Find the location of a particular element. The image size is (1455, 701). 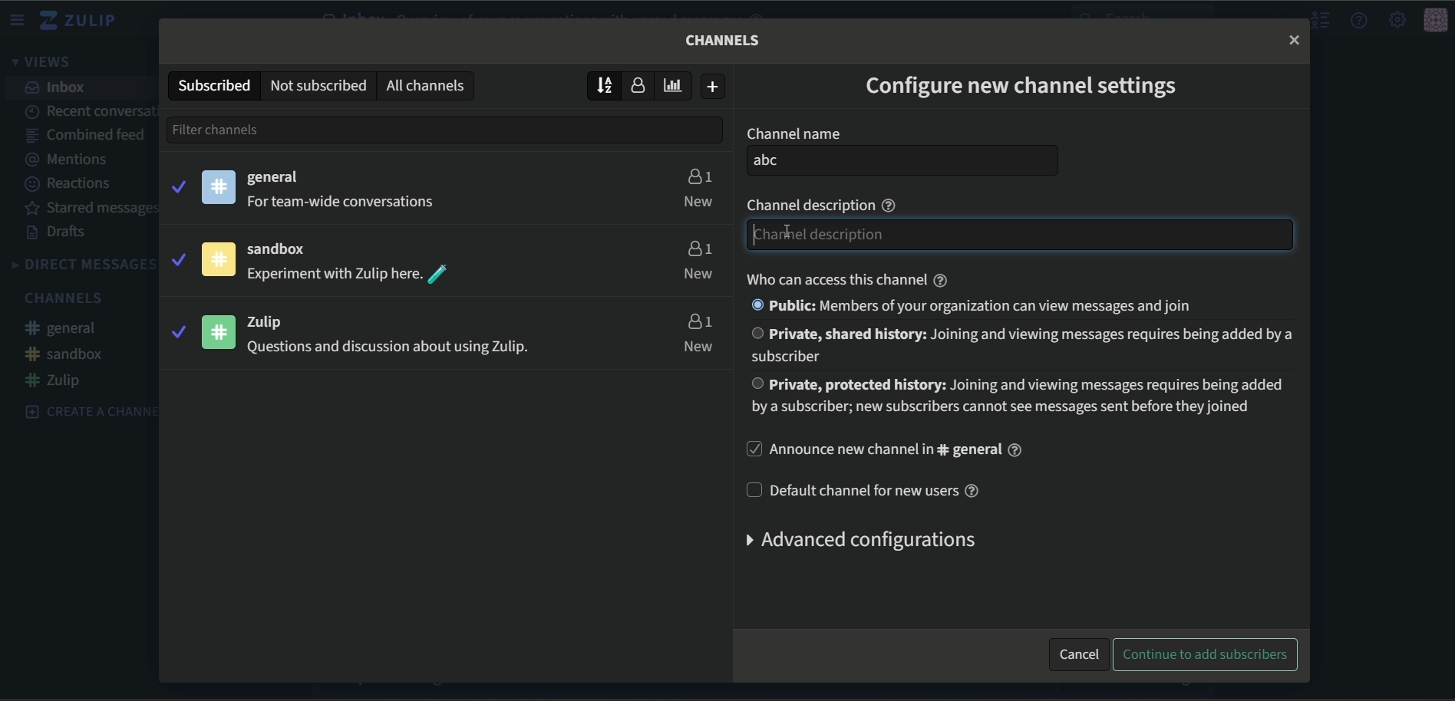

| Default channel for new users is located at coordinates (863, 489).